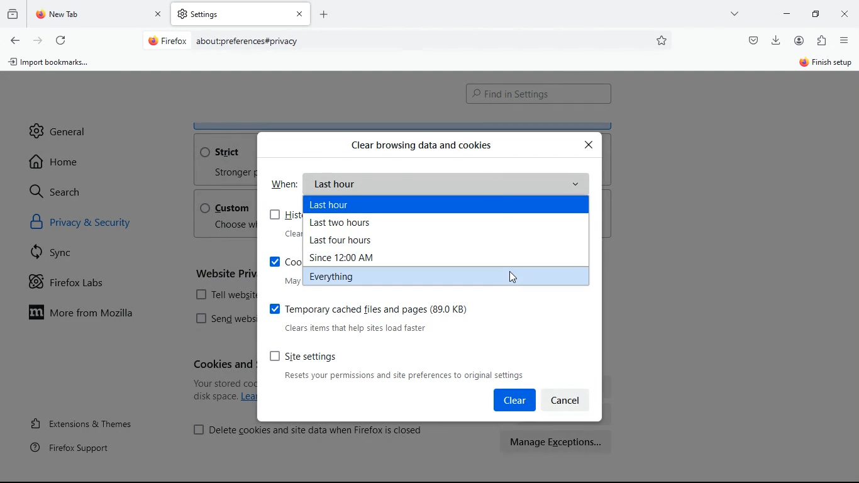  What do you see at coordinates (802, 40) in the screenshot?
I see `profile` at bounding box center [802, 40].